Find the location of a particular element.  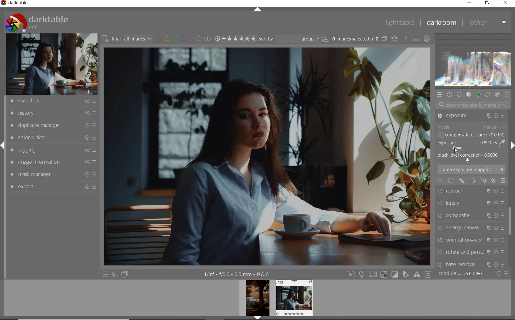

HISTORY is located at coordinates (52, 113).